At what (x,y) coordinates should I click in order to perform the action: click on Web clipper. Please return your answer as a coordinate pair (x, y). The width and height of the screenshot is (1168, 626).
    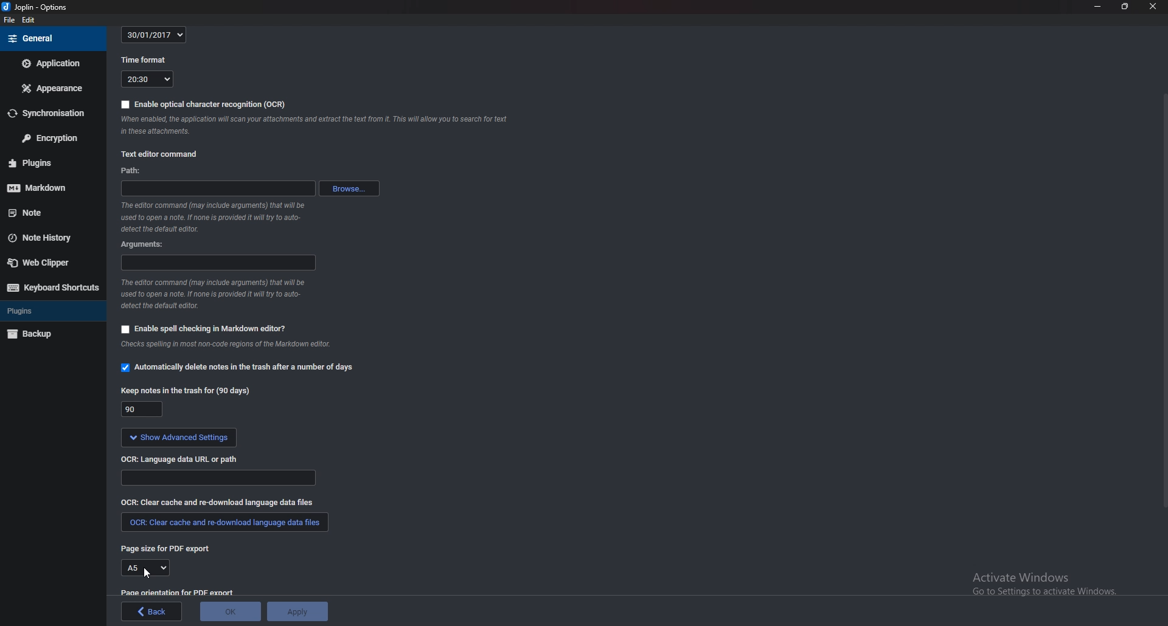
    Looking at the image, I should click on (46, 263).